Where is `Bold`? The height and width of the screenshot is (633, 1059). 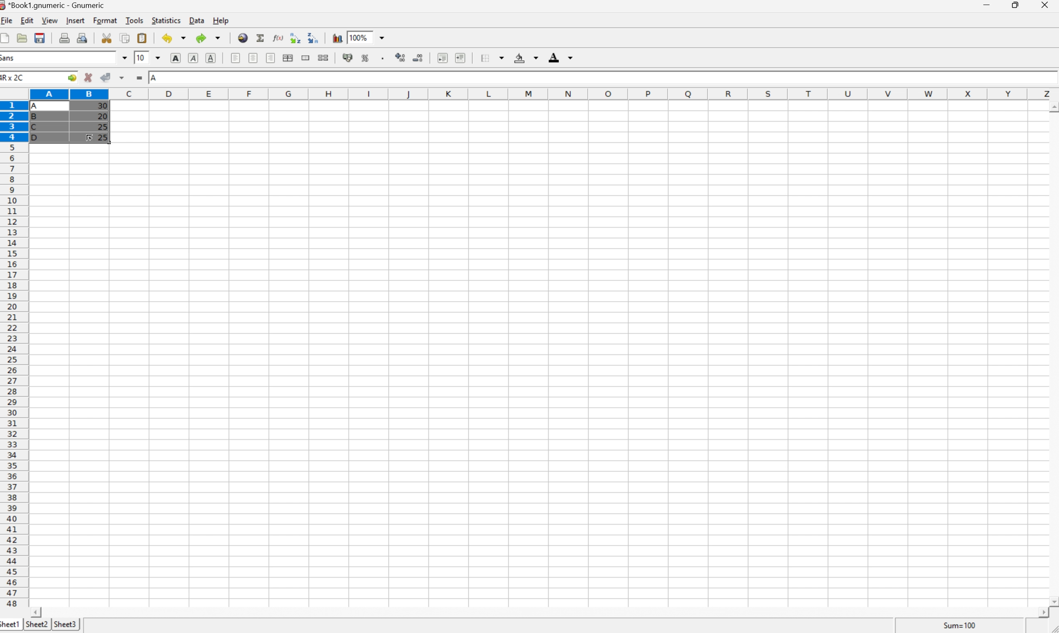
Bold is located at coordinates (175, 58).